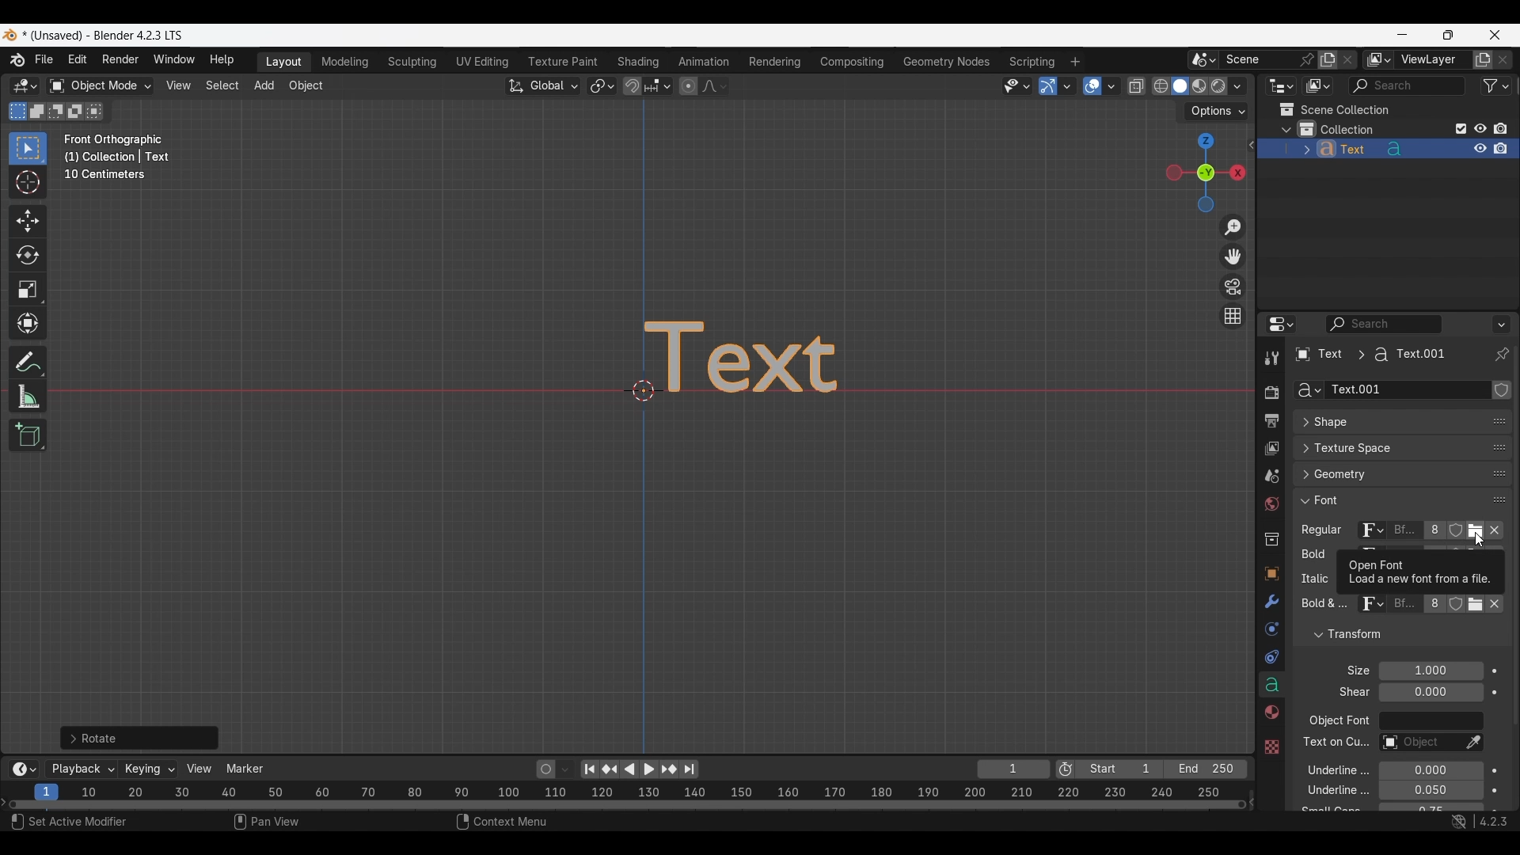 Image resolution: width=1520 pixels, height=855 pixels. What do you see at coordinates (25, 85) in the screenshot?
I see `Select editor type/3D Viewport, current selection` at bounding box center [25, 85].